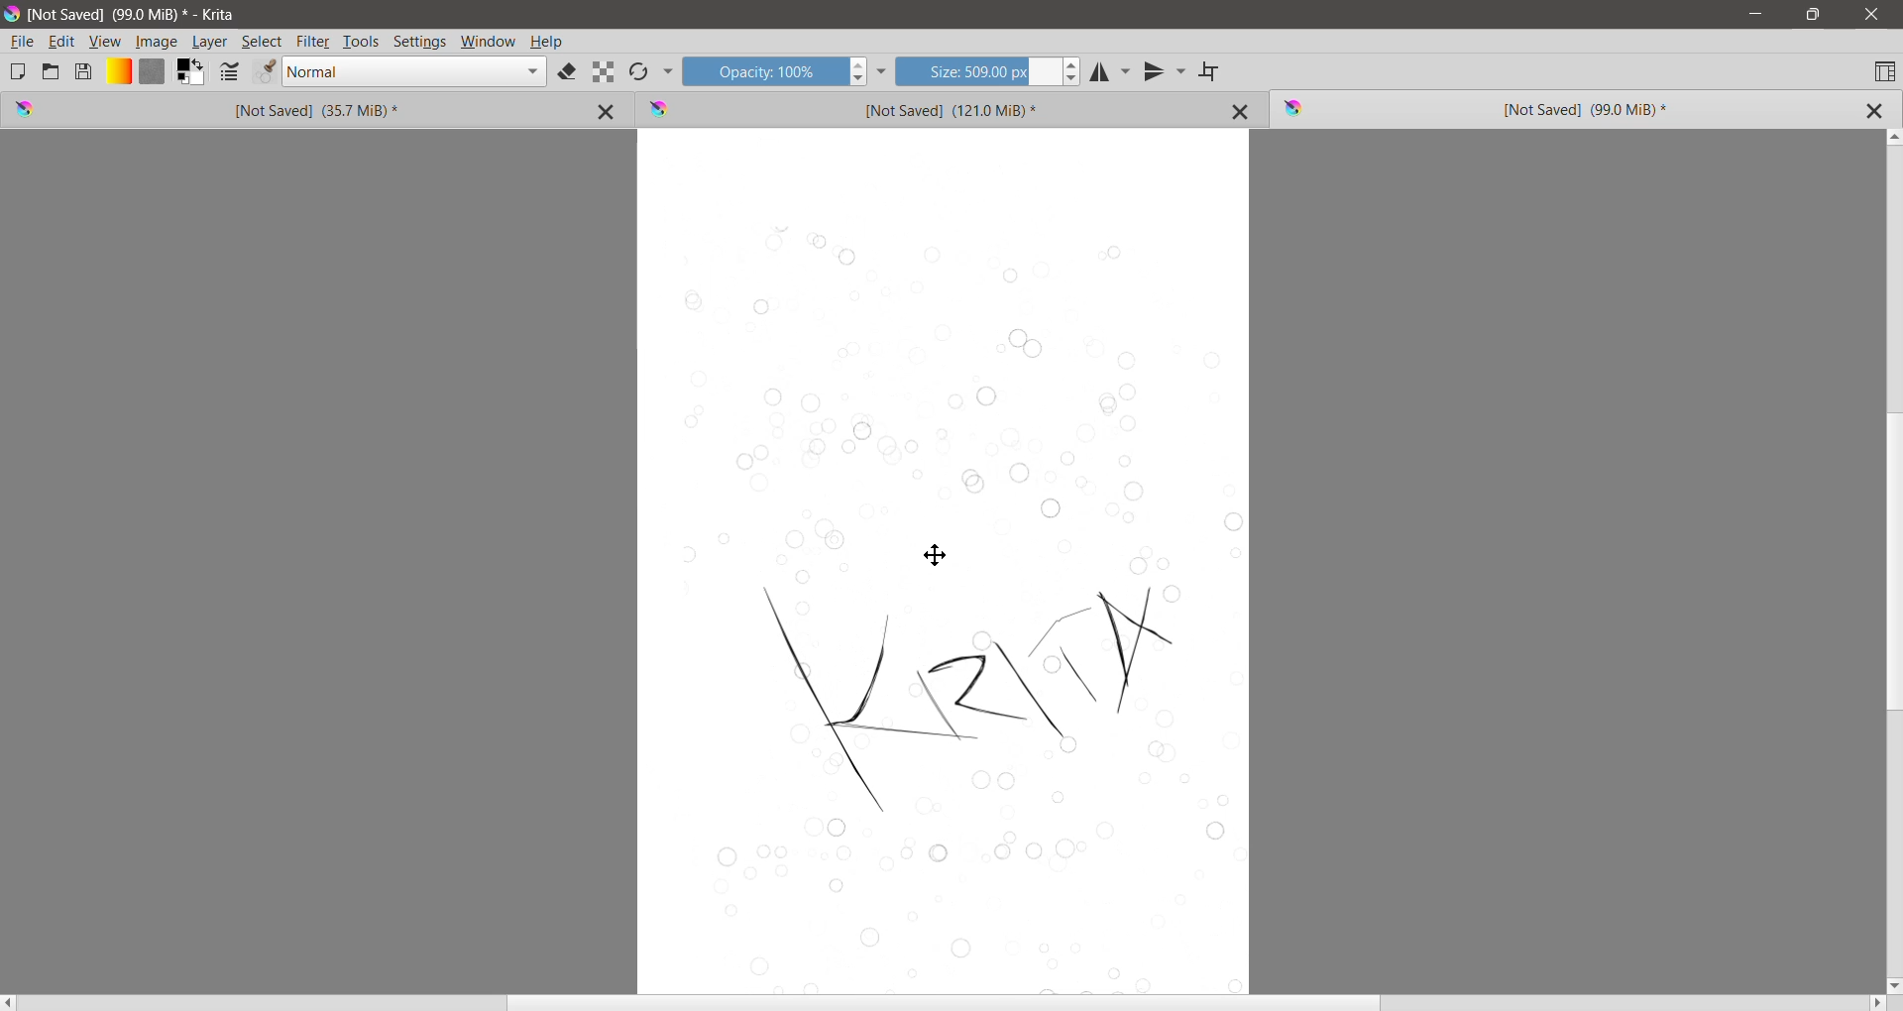  What do you see at coordinates (264, 72) in the screenshot?
I see `Edit Brush Preset` at bounding box center [264, 72].